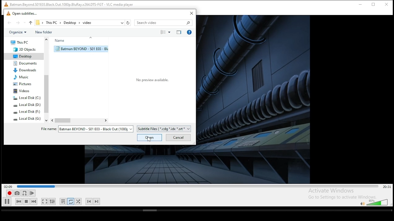 This screenshot has height=221, width=394. What do you see at coordinates (9, 23) in the screenshot?
I see `back` at bounding box center [9, 23].